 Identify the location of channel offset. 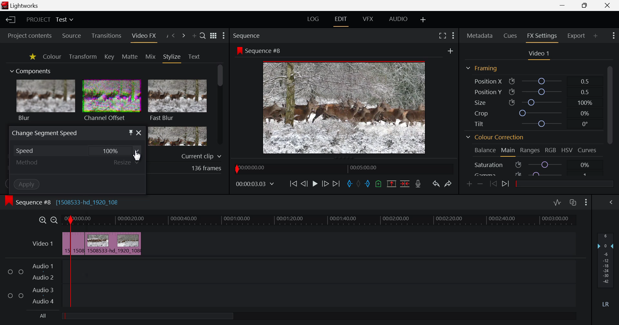
(111, 102).